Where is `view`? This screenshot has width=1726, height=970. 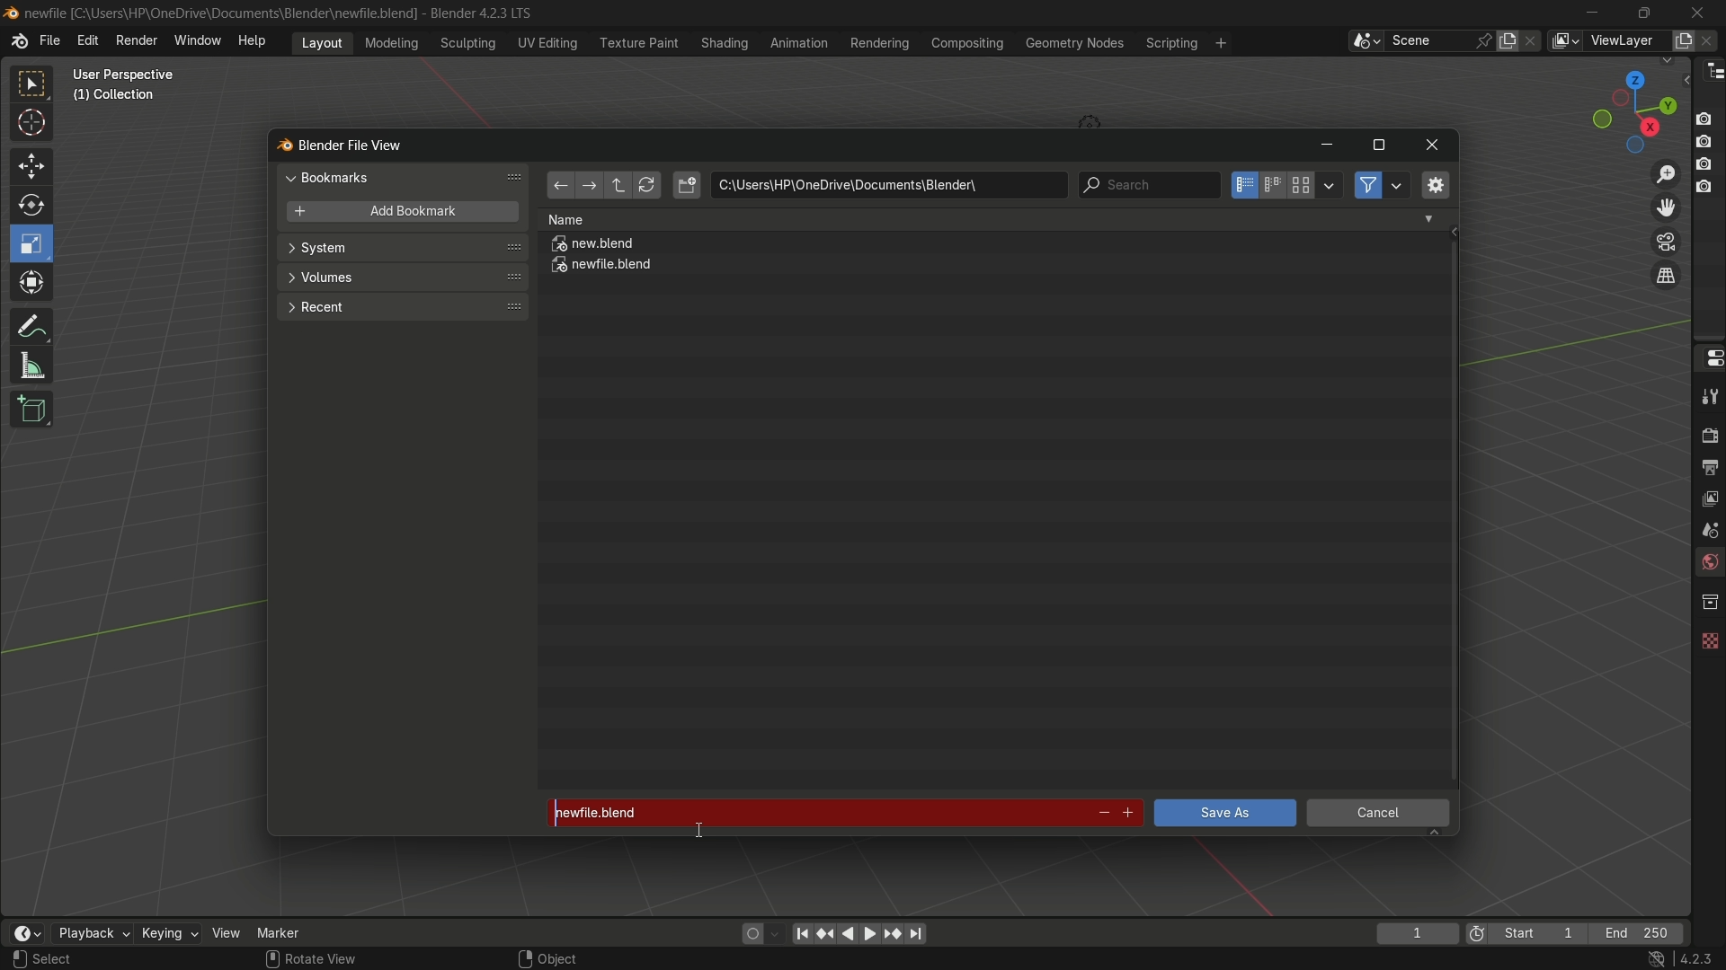 view is located at coordinates (227, 932).